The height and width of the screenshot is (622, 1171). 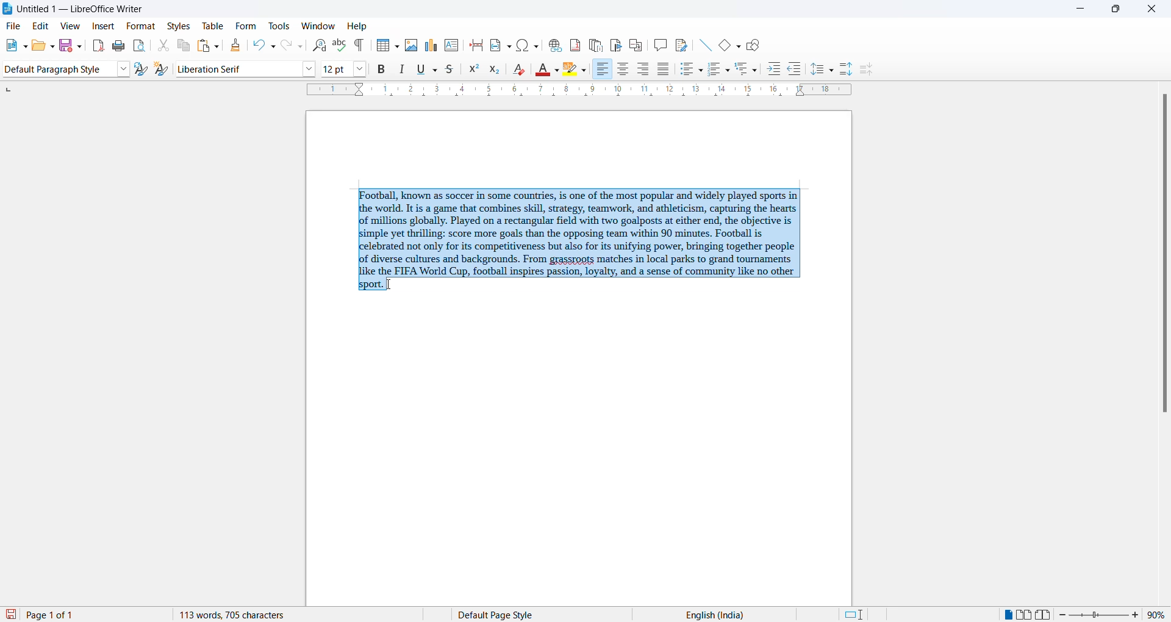 What do you see at coordinates (571, 70) in the screenshot?
I see `character highlighting` at bounding box center [571, 70].